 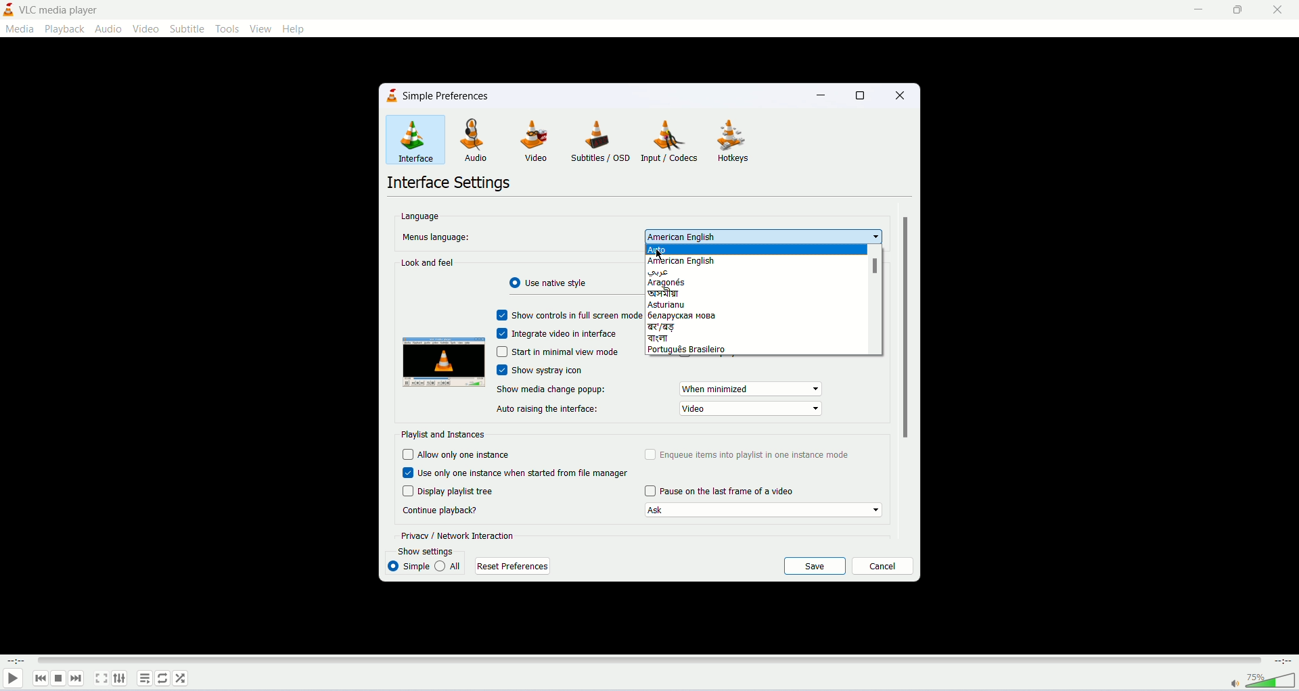 I want to click on vertical scroll bar, so click(x=905, y=327).